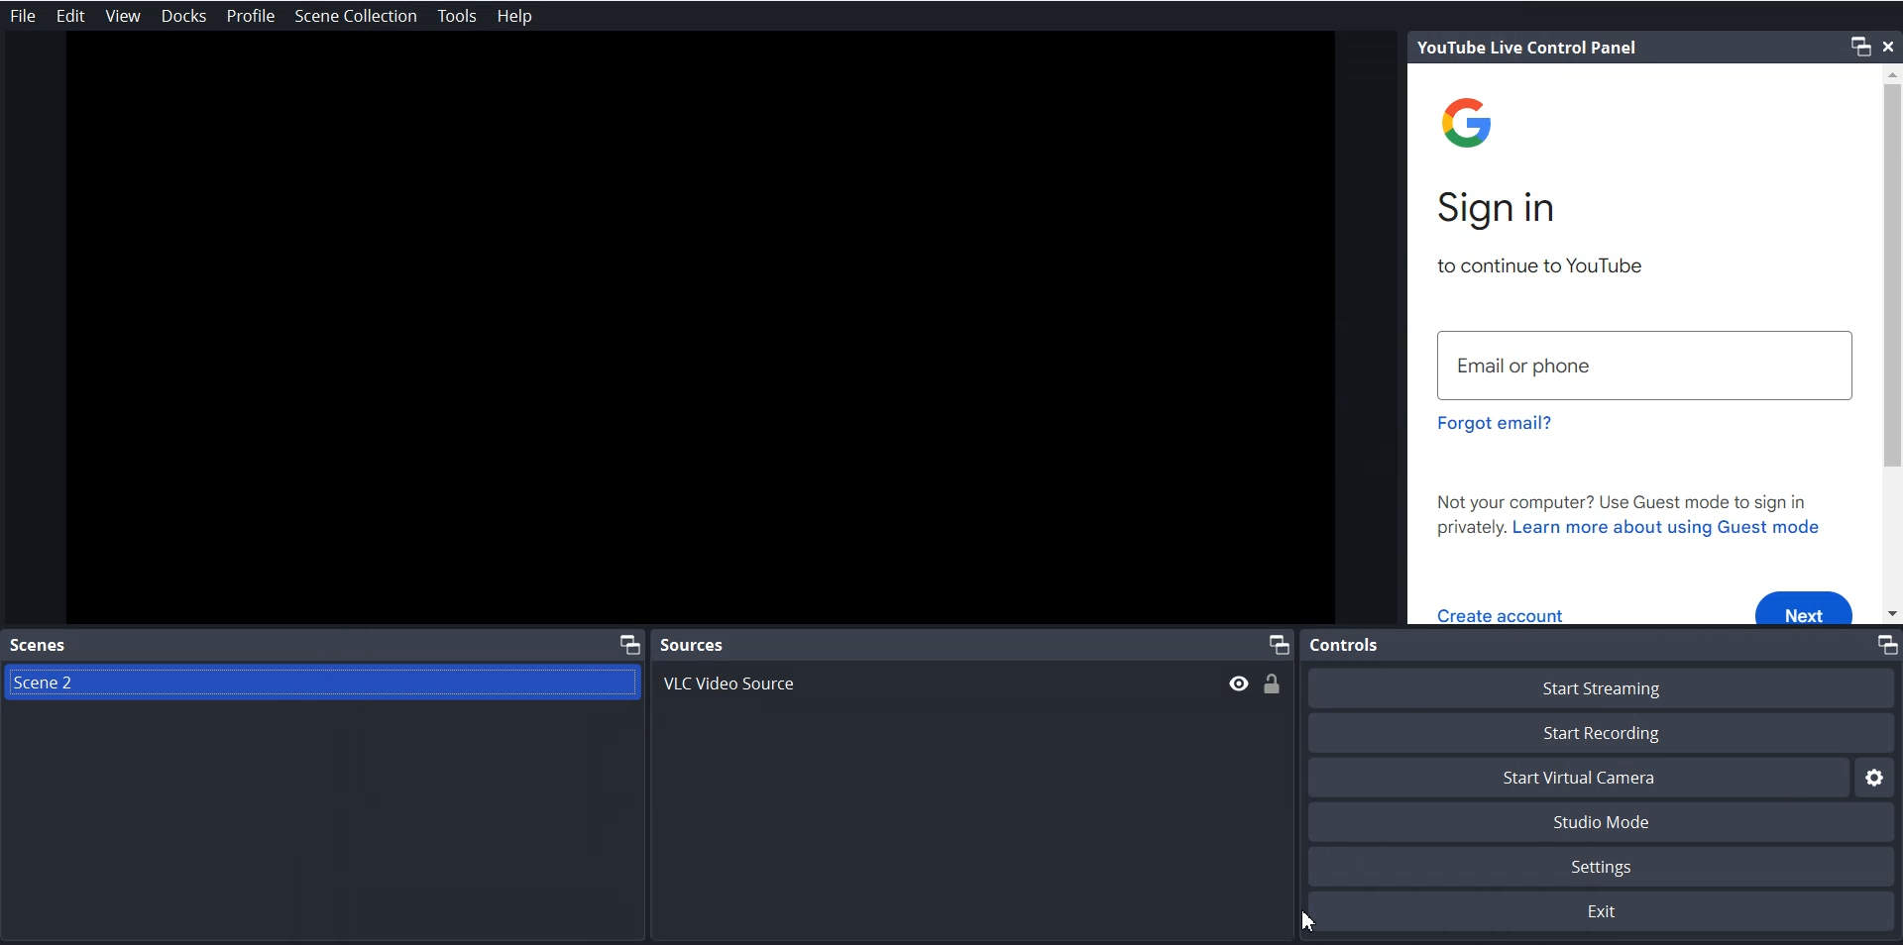  Describe the element at coordinates (1474, 128) in the screenshot. I see `Symbol` at that location.